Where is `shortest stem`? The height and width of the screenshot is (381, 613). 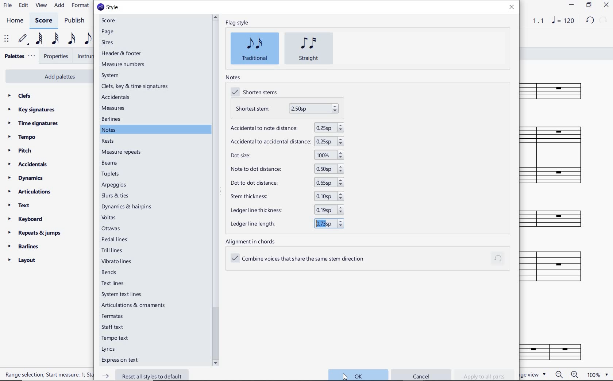 shortest stem is located at coordinates (287, 109).